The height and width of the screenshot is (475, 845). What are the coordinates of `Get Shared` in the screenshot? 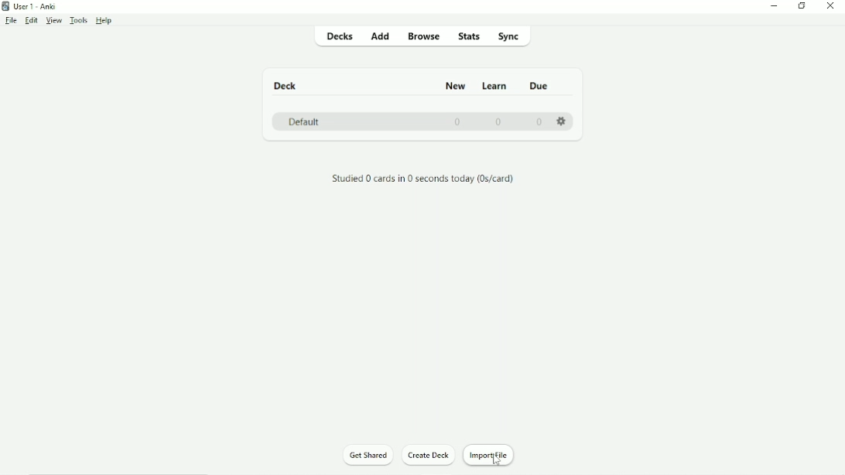 It's located at (367, 455).